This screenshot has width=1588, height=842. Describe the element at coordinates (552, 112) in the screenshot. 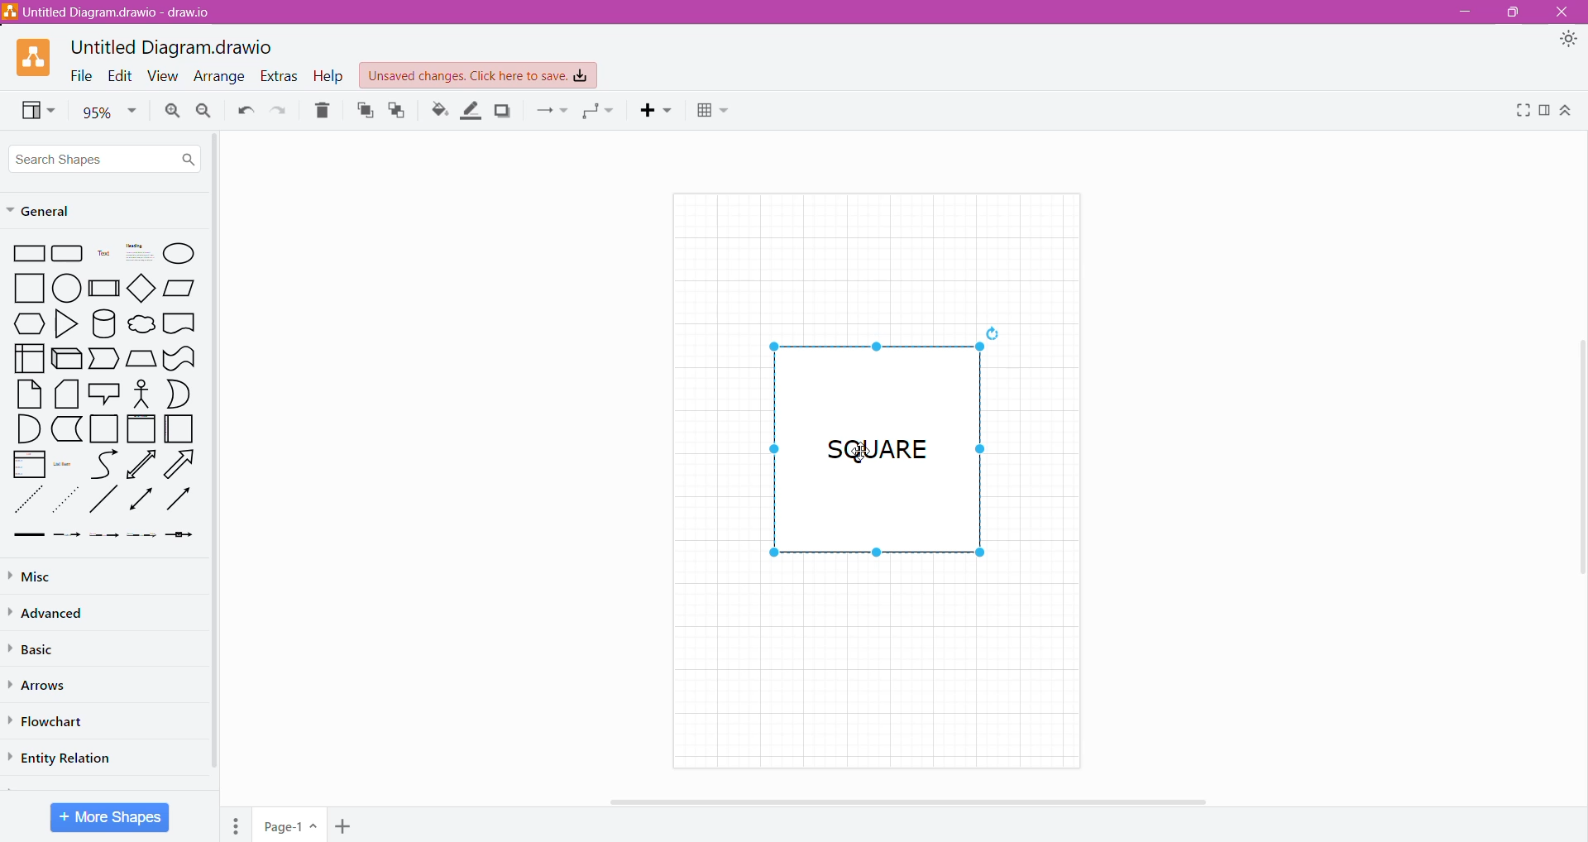

I see `Connection` at that location.